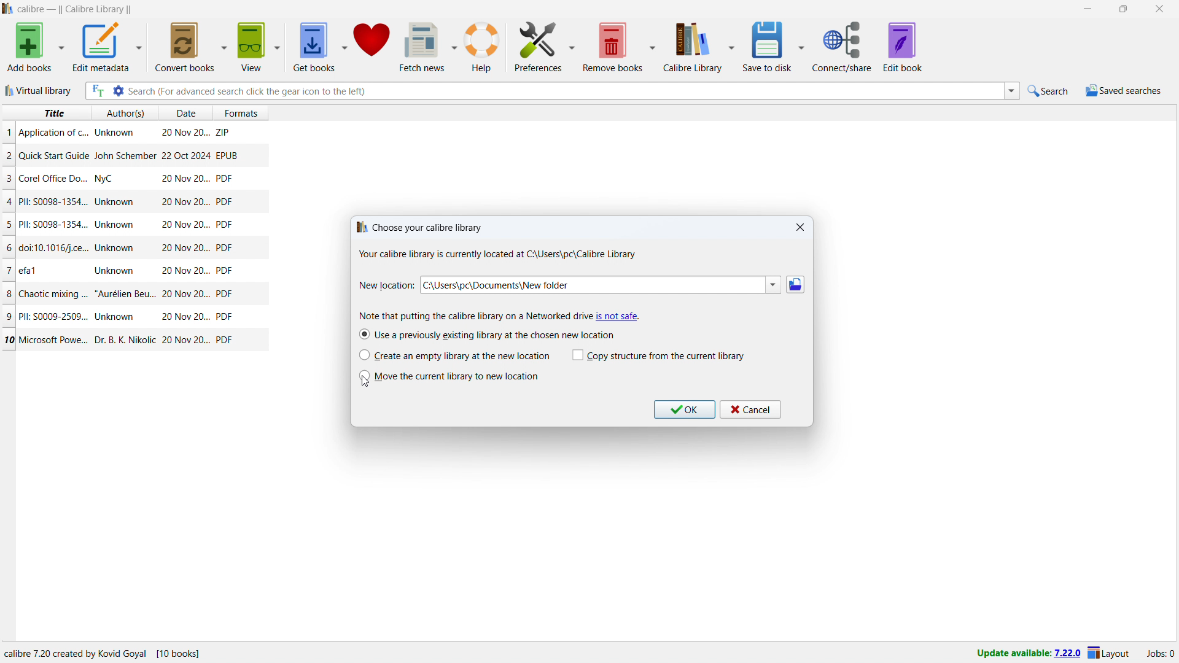  I want to click on connect/share, so click(842, 47).